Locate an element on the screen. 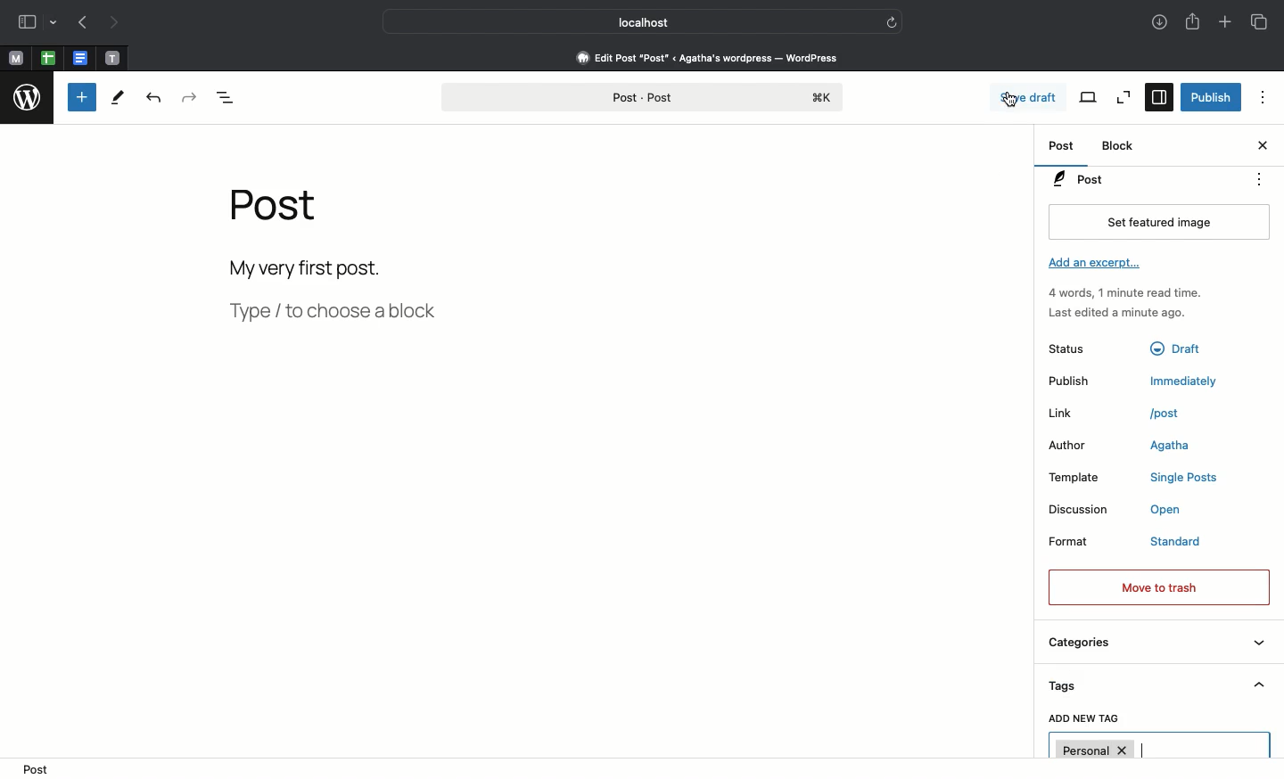 The height and width of the screenshot is (779, 1284). Pinned tabs is located at coordinates (81, 58).